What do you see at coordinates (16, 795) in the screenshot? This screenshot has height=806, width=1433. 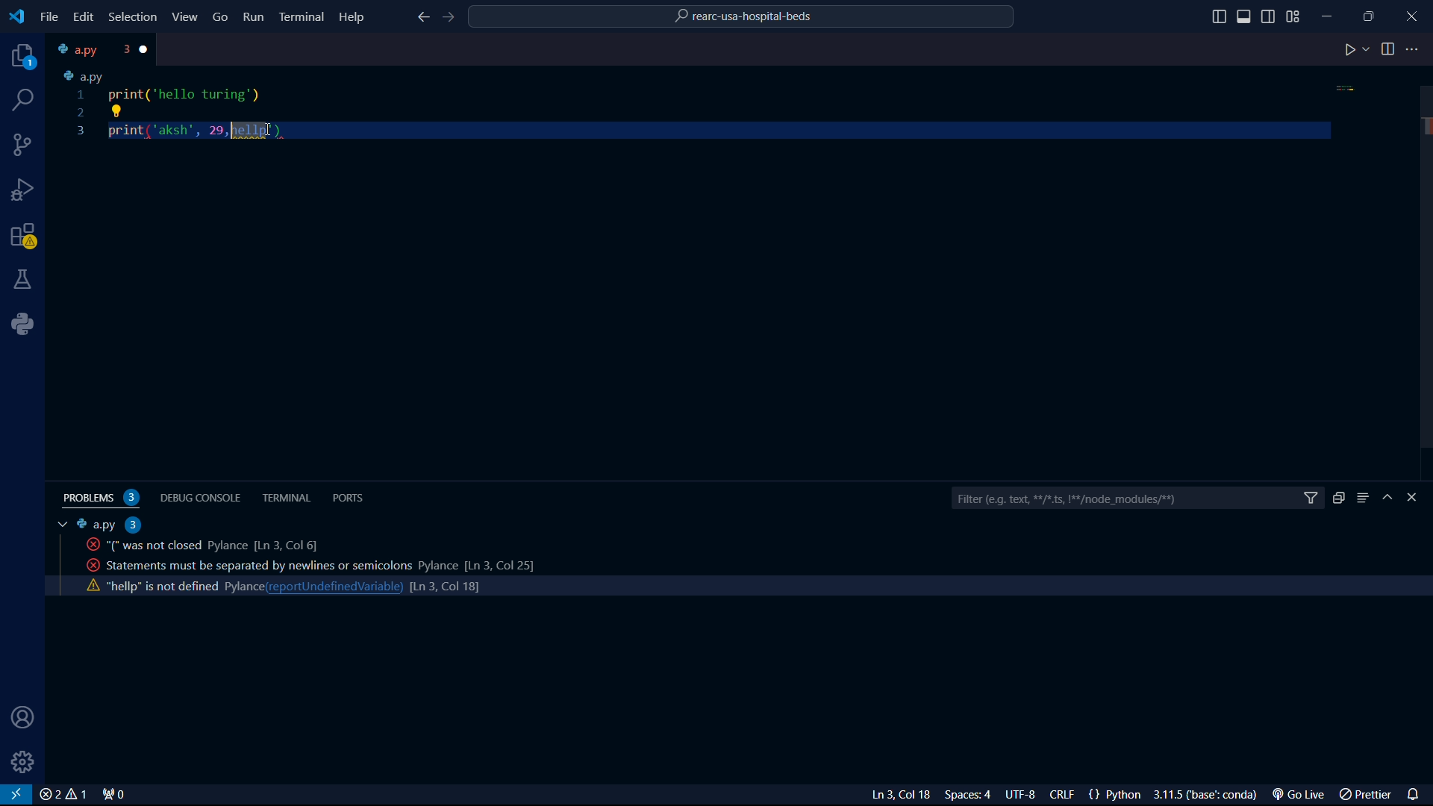 I see `VS` at bounding box center [16, 795].